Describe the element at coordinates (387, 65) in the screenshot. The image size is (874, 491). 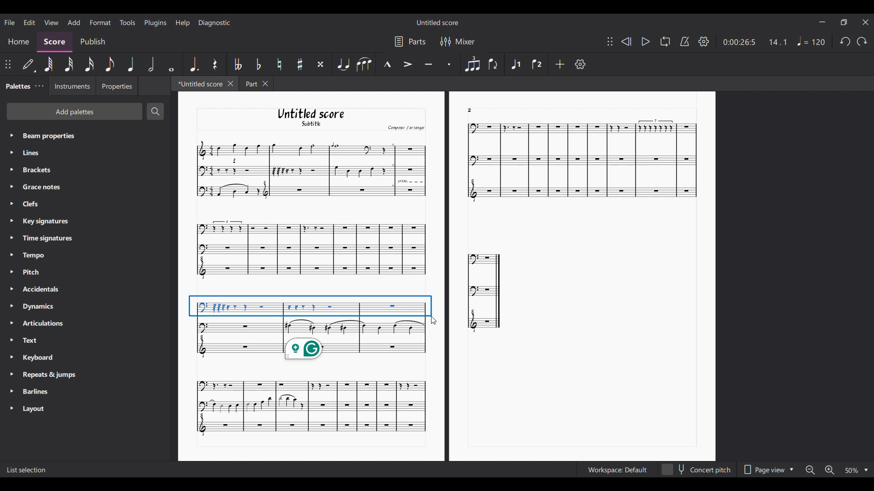
I see `Marcato` at that location.